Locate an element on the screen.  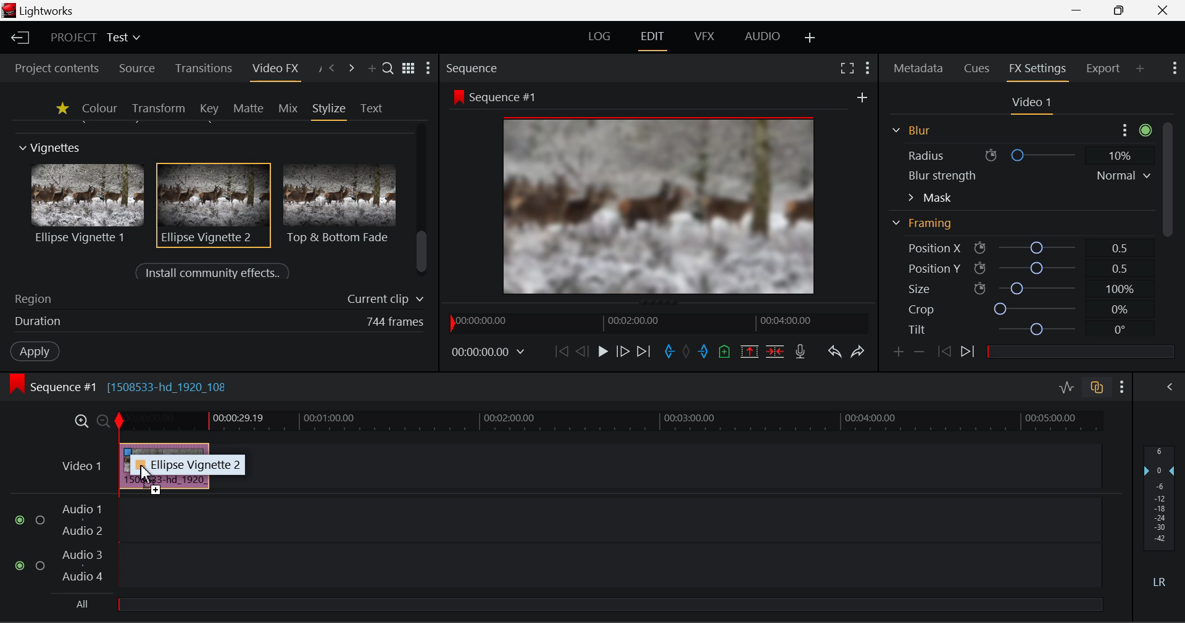
Colour is located at coordinates (99, 108).